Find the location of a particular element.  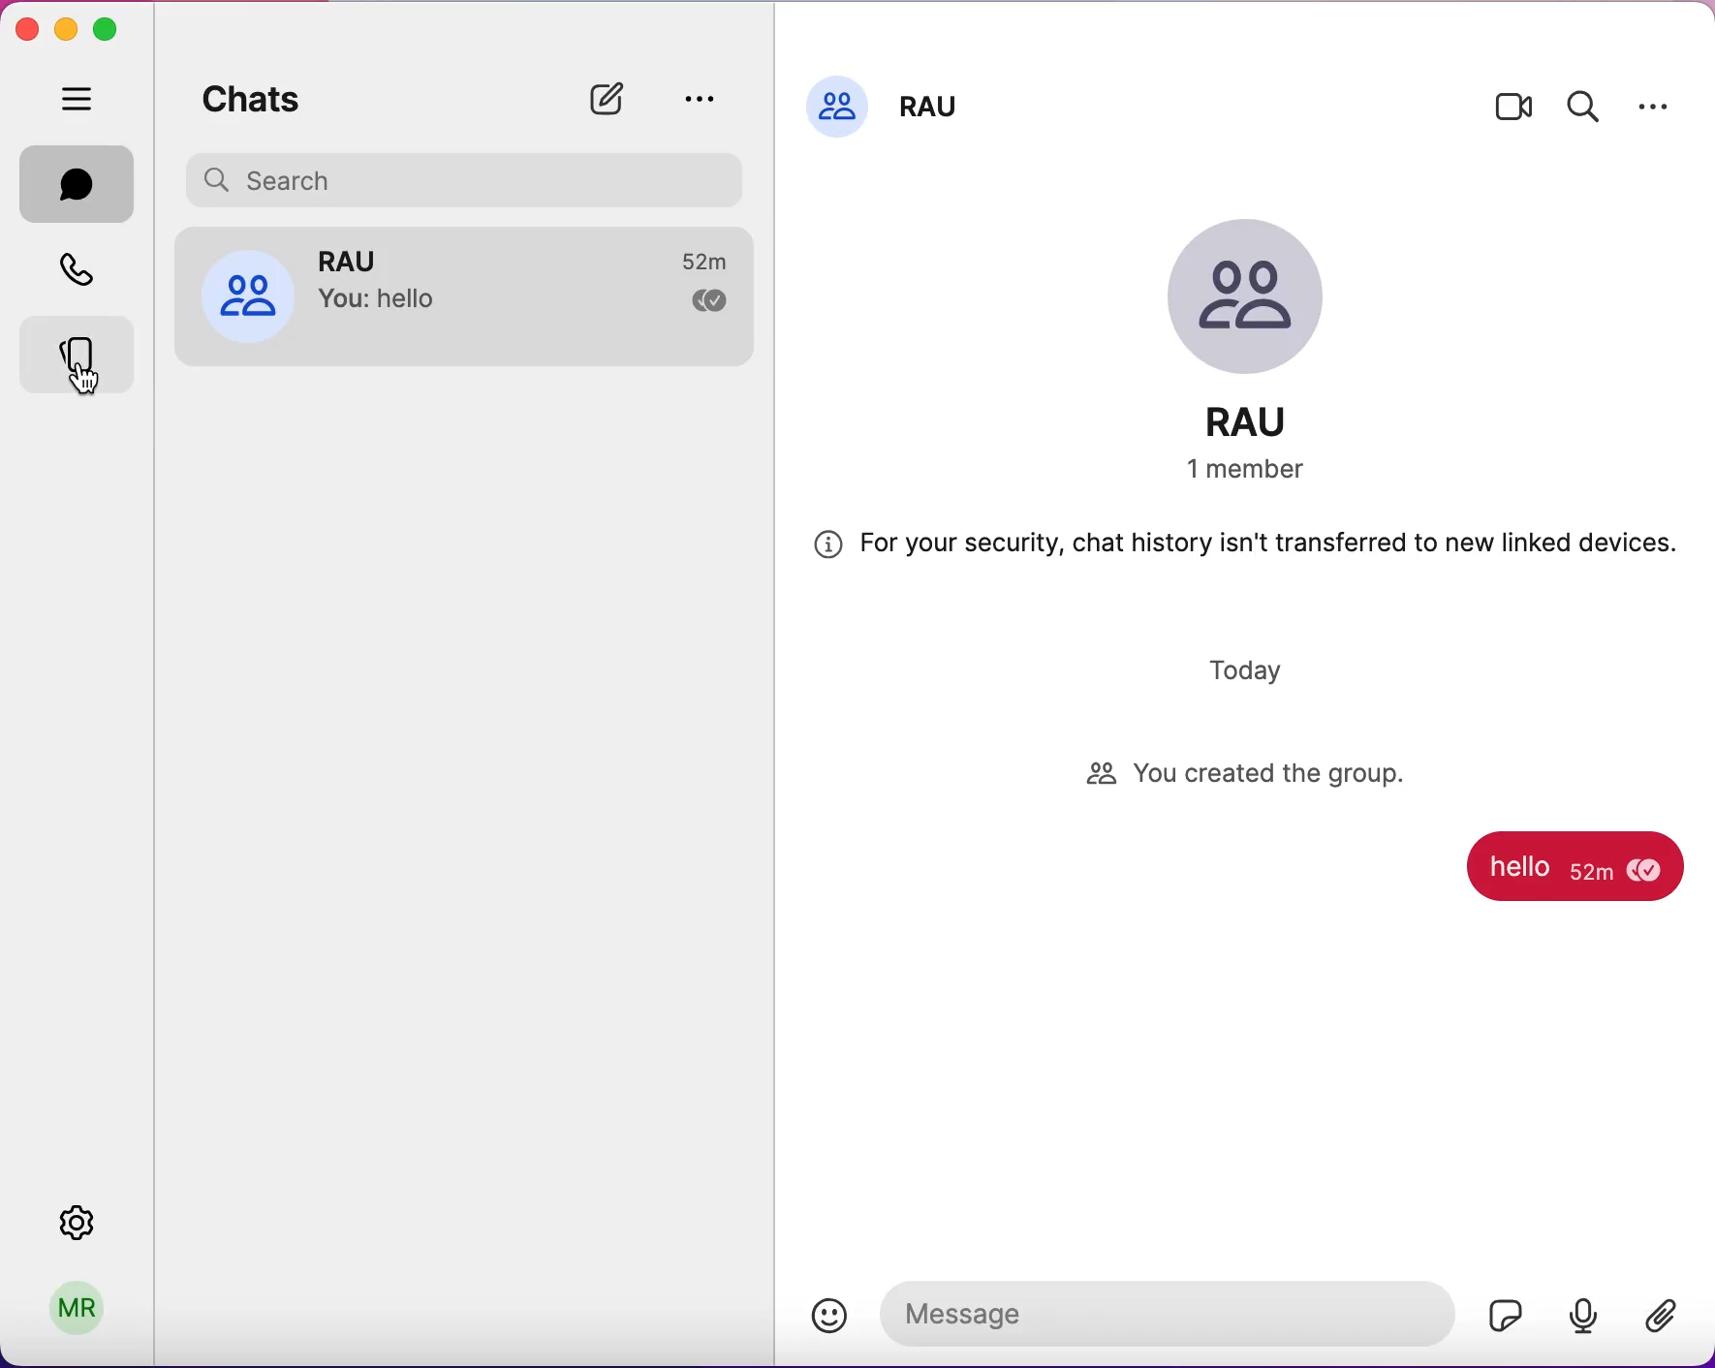

today is located at coordinates (1257, 663).